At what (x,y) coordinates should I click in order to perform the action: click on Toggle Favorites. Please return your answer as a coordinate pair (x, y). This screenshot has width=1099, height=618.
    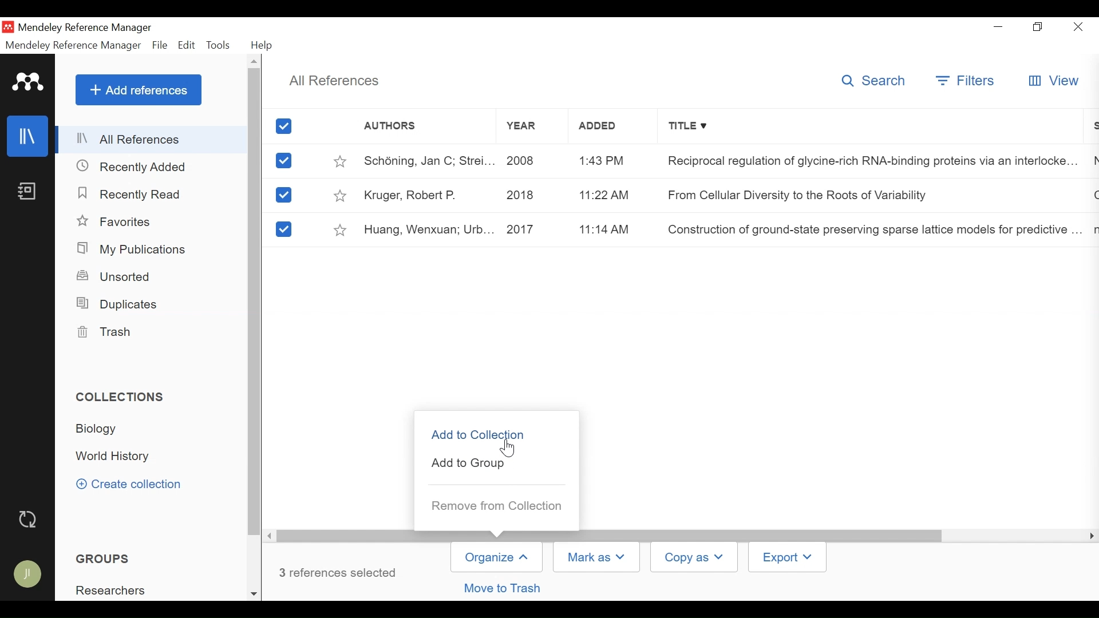
    Looking at the image, I should click on (342, 195).